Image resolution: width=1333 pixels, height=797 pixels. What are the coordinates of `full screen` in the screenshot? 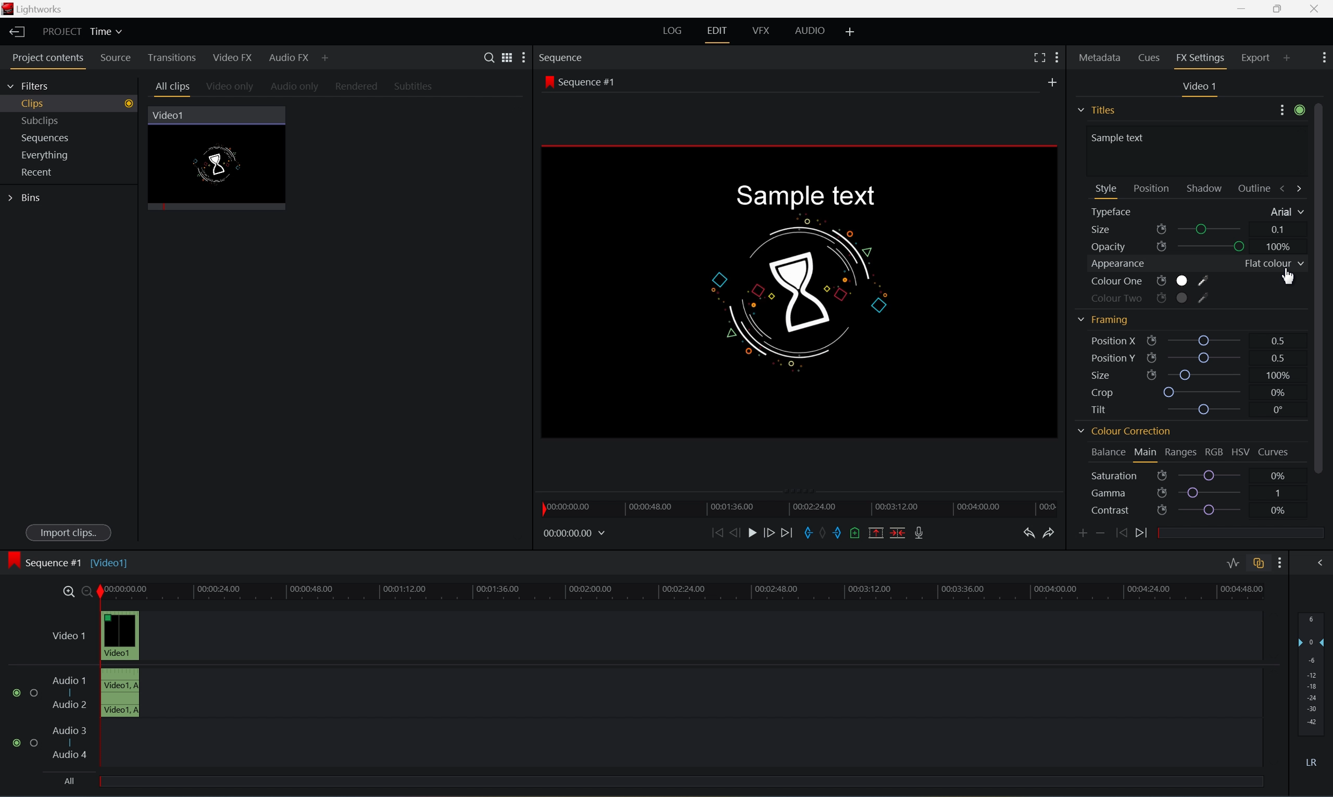 It's located at (1039, 57).